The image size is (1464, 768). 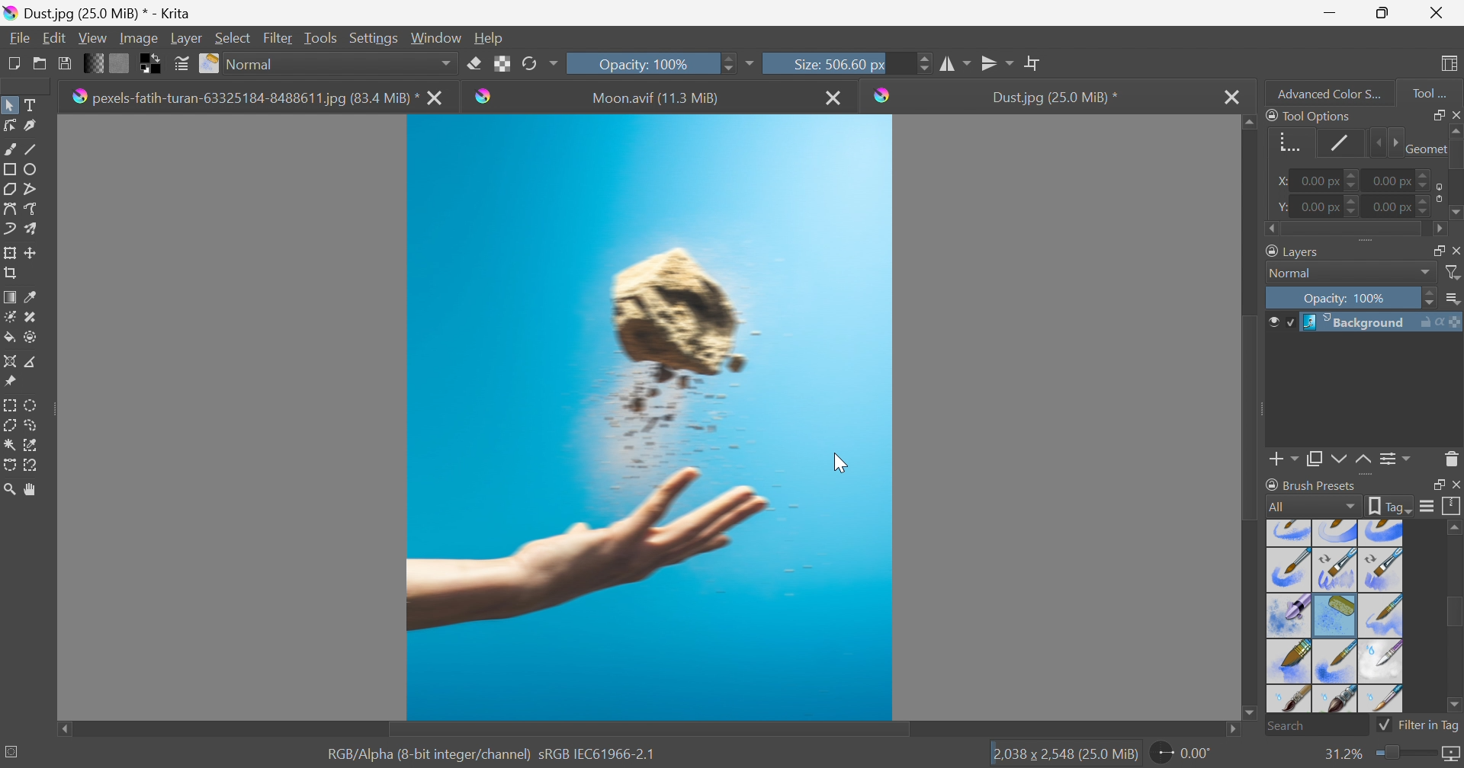 I want to click on Slider, so click(x=1403, y=754).